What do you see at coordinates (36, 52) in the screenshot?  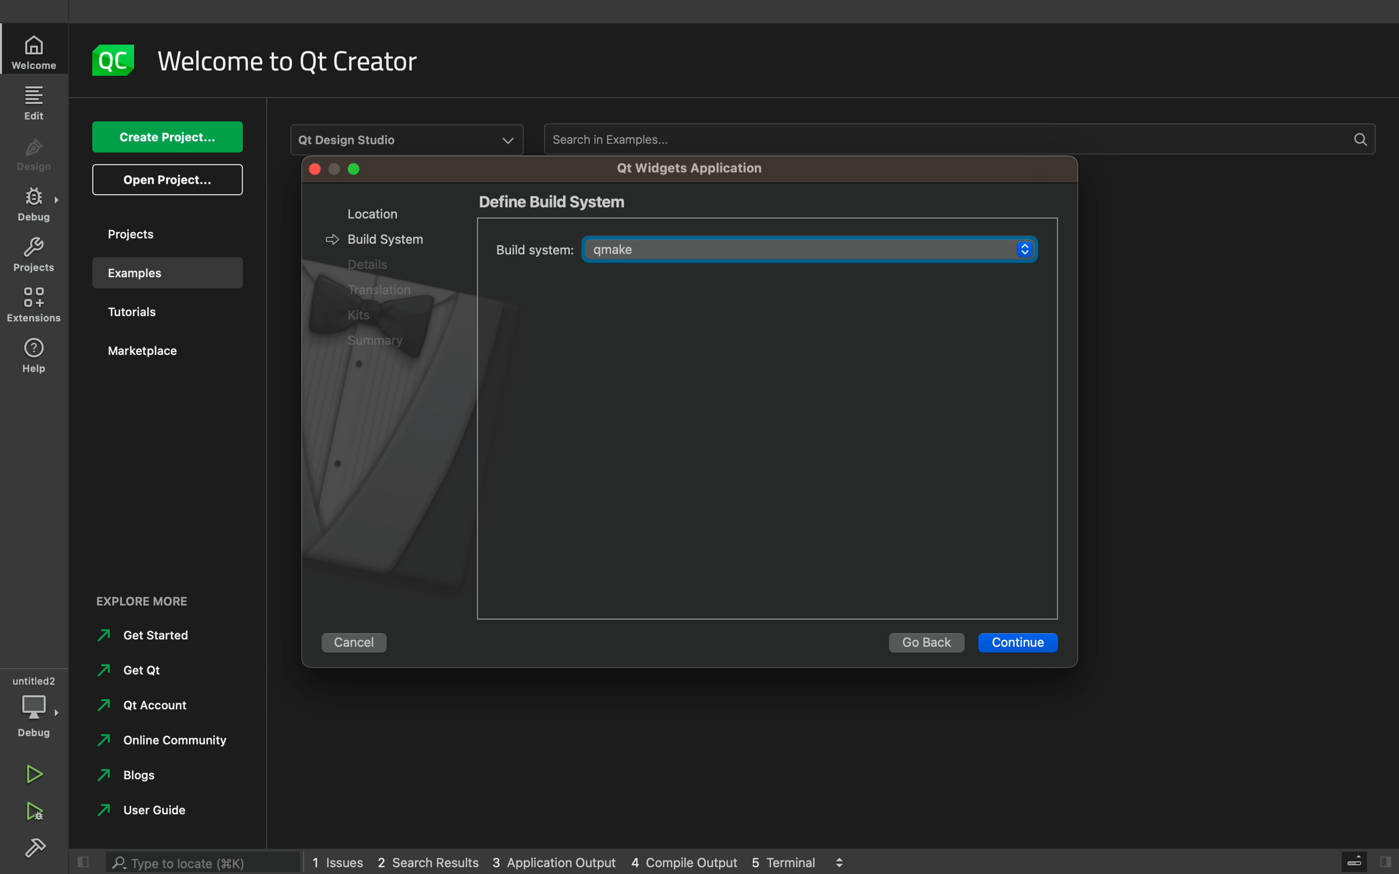 I see `home` at bounding box center [36, 52].